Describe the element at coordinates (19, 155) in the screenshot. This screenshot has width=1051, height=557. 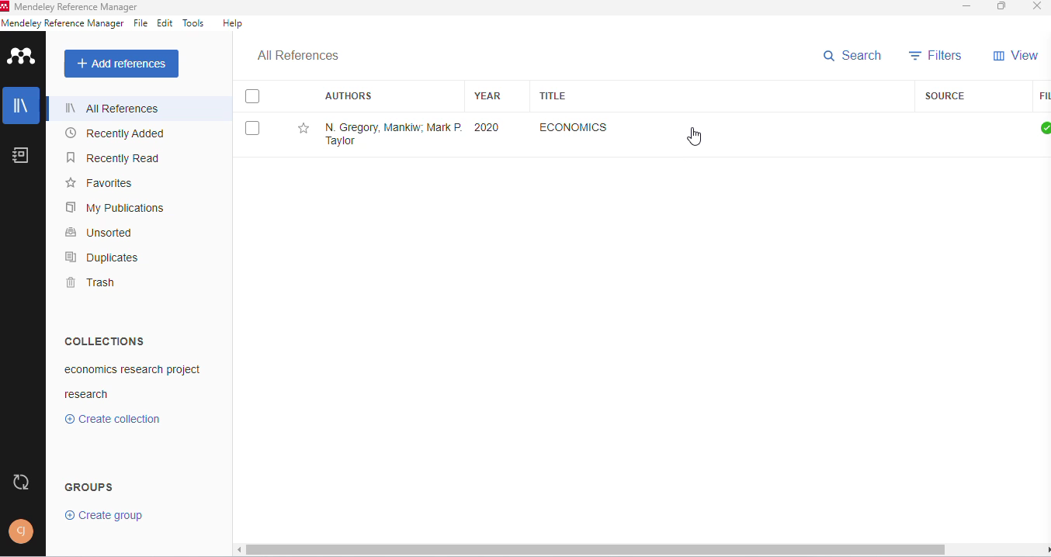
I see `notebook` at that location.